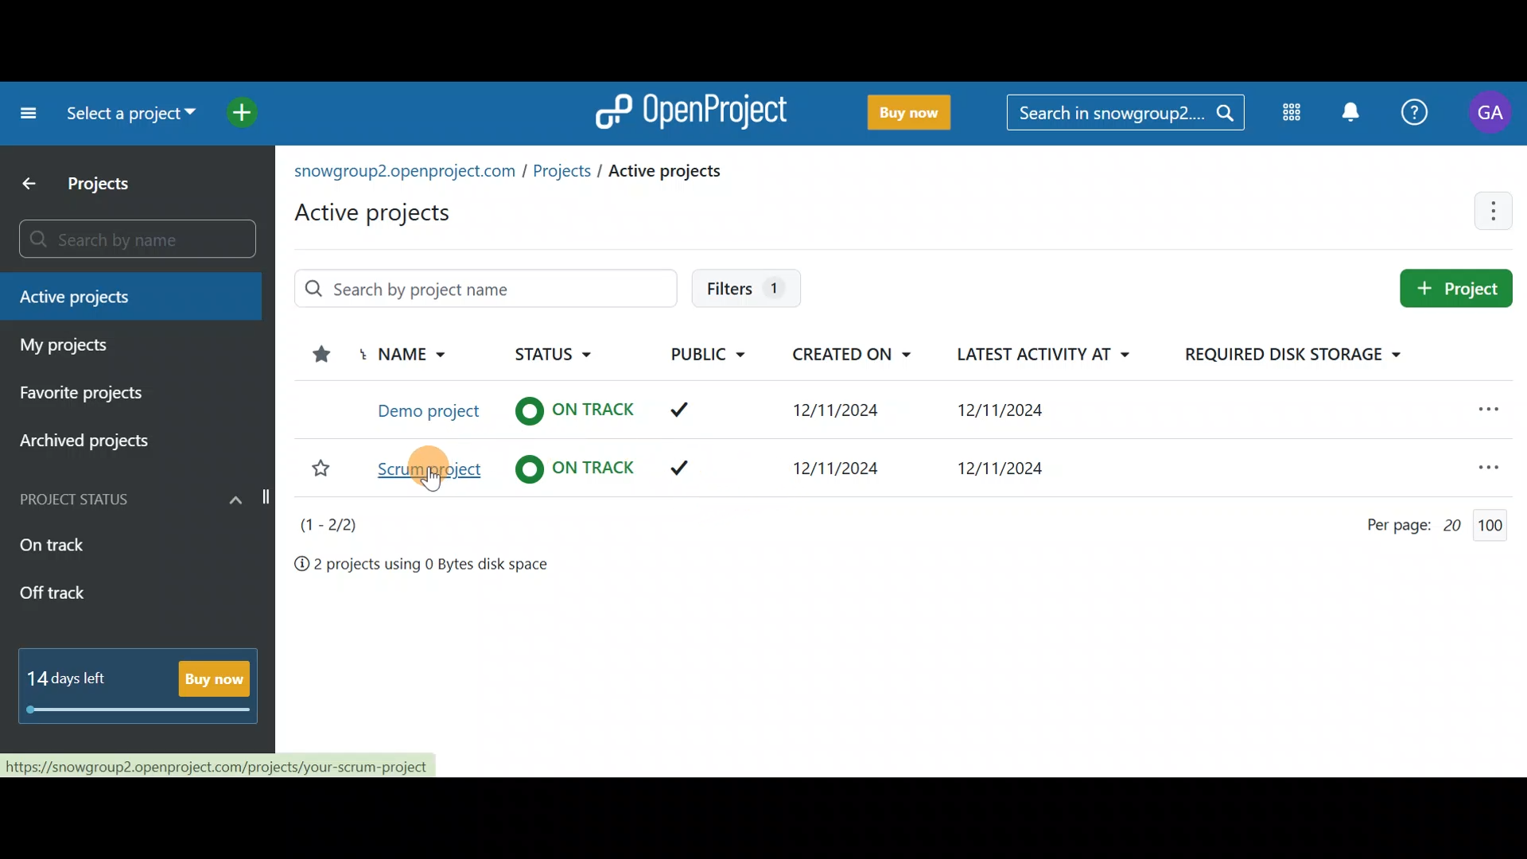 Image resolution: width=1527 pixels, height=859 pixels. Describe the element at coordinates (746, 283) in the screenshot. I see `Filters` at that location.